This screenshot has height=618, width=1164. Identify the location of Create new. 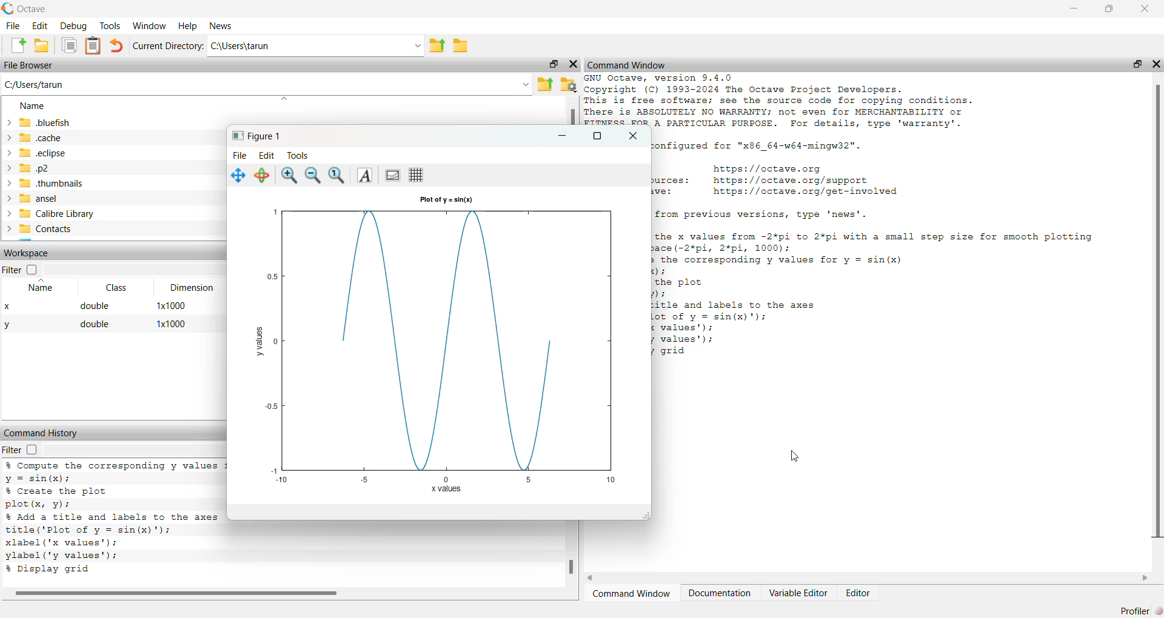
(19, 45).